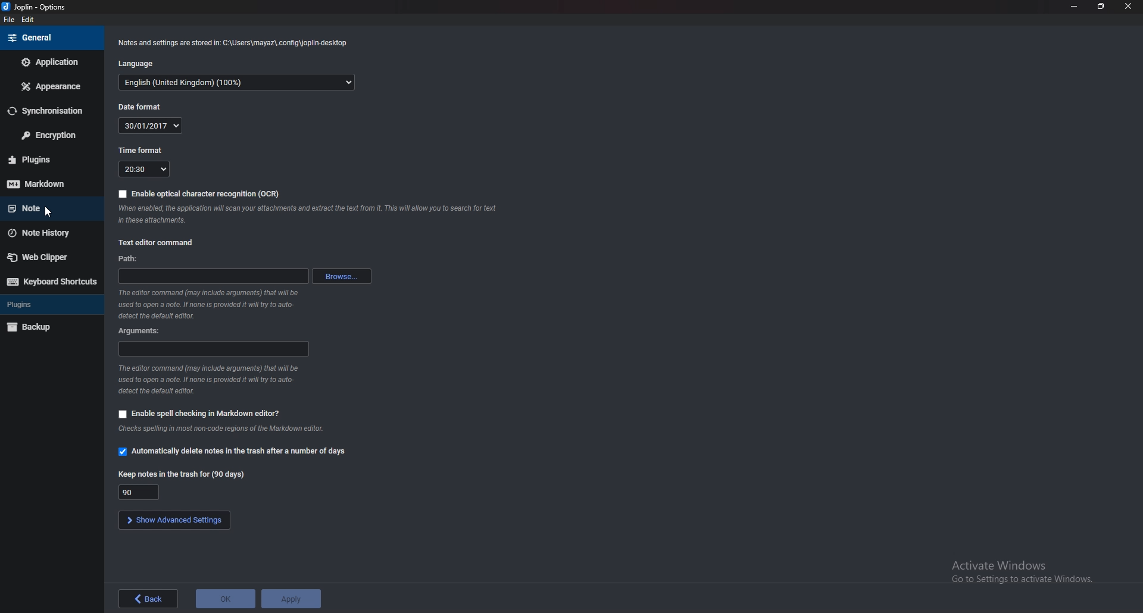 This screenshot has height=613, width=1143. I want to click on Language, so click(236, 82).